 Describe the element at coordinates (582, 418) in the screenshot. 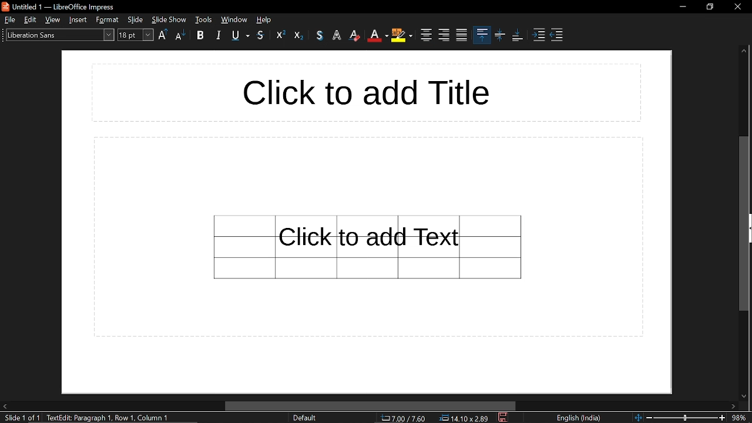

I see `language` at that location.